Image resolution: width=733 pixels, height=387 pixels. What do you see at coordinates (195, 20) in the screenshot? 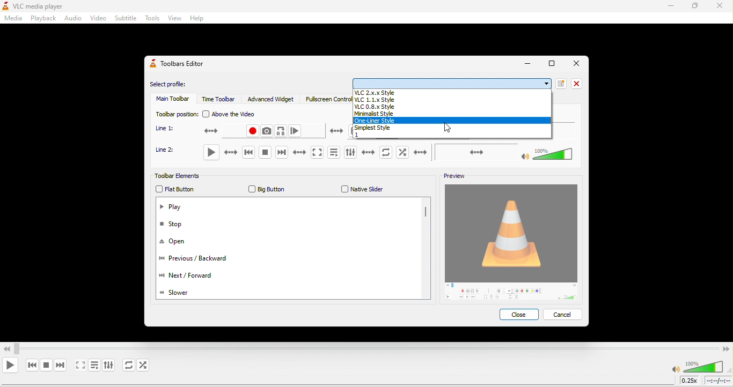
I see `help` at bounding box center [195, 20].